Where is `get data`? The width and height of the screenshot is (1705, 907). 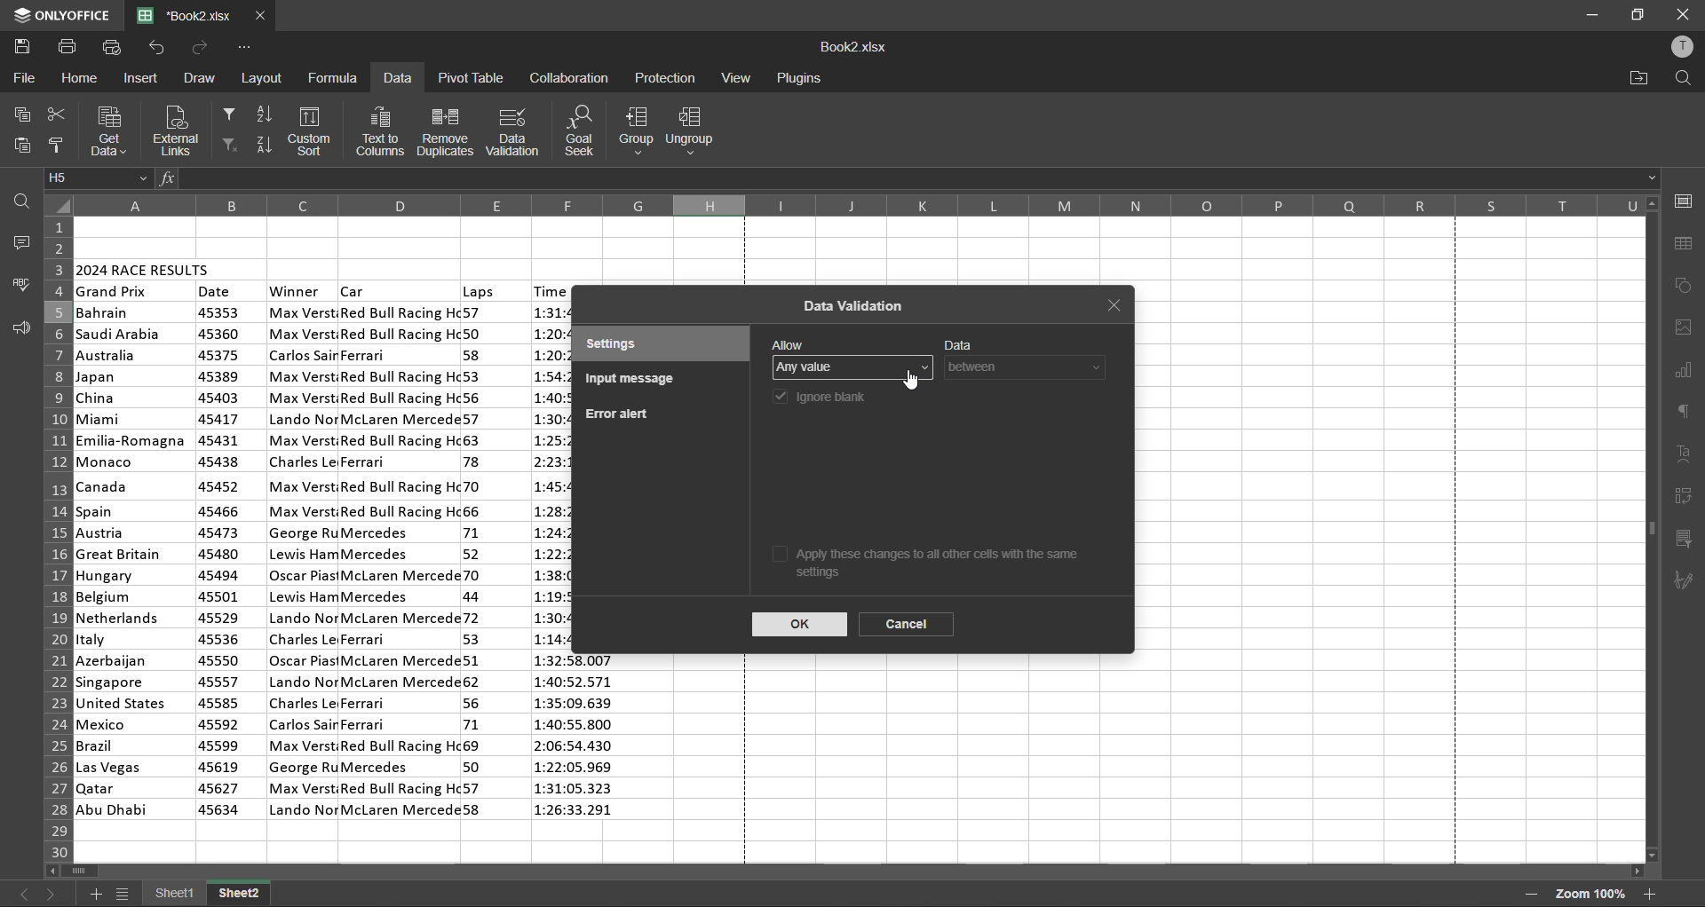 get data is located at coordinates (107, 130).